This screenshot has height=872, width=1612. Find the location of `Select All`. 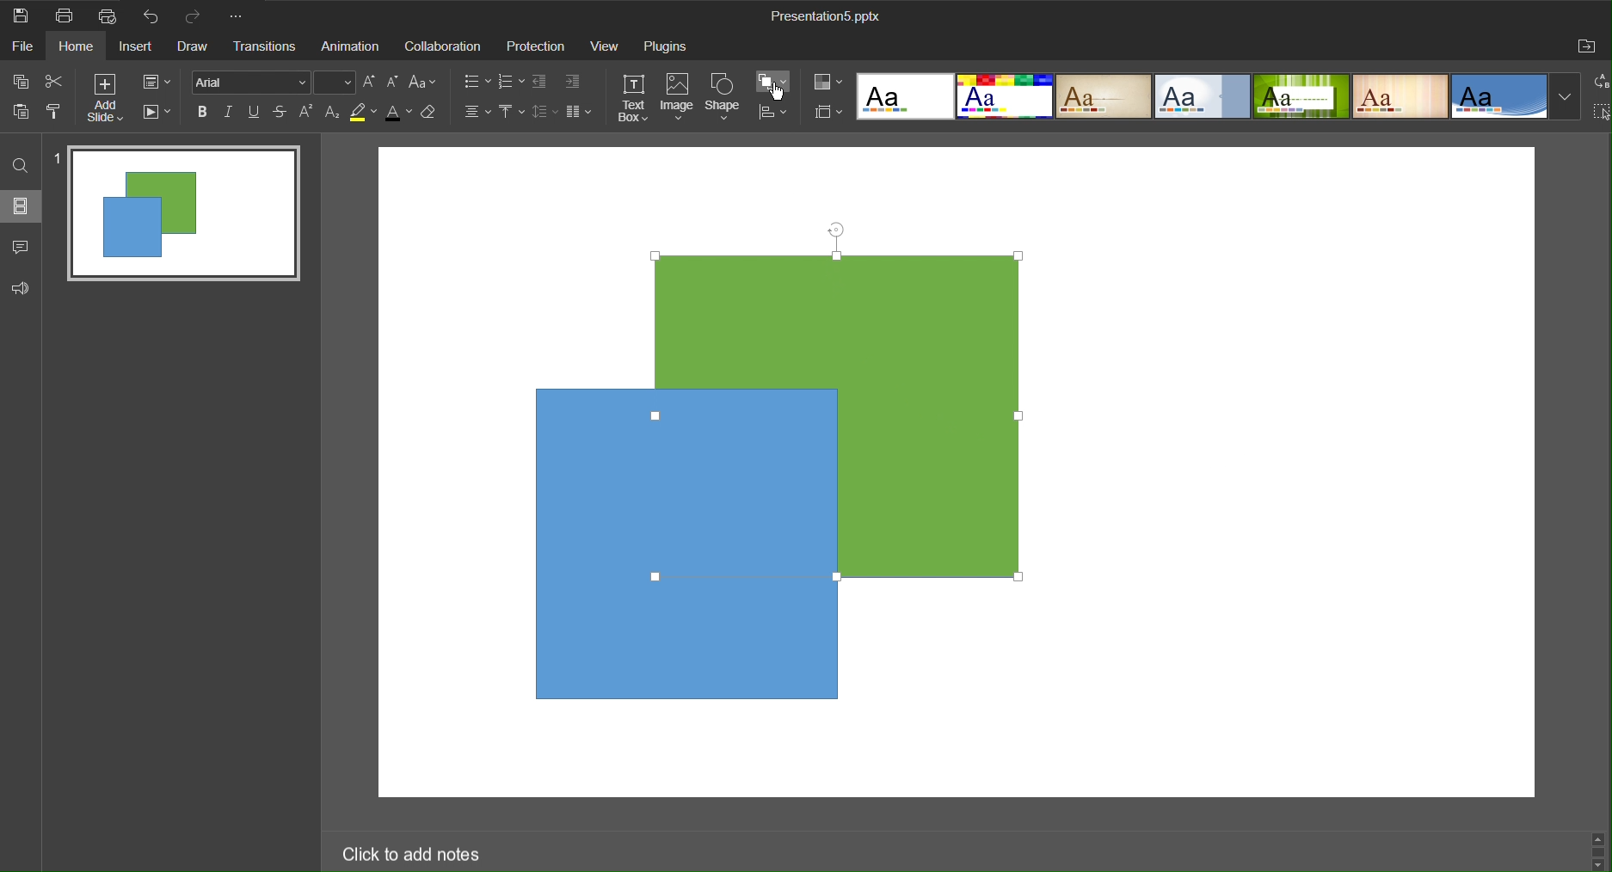

Select All is located at coordinates (1601, 114).